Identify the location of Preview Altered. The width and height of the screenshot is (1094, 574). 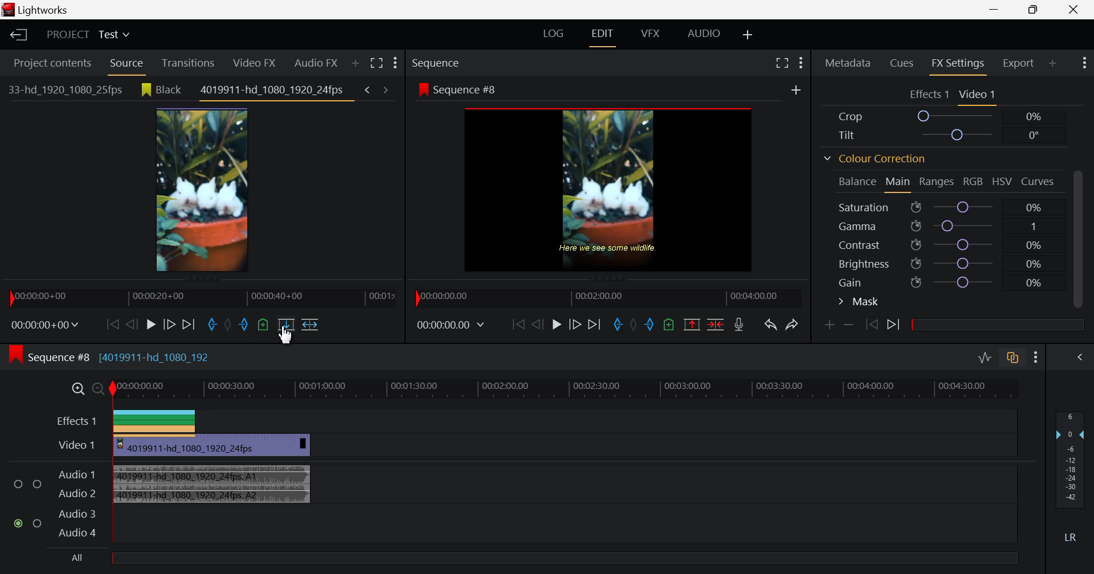
(611, 189).